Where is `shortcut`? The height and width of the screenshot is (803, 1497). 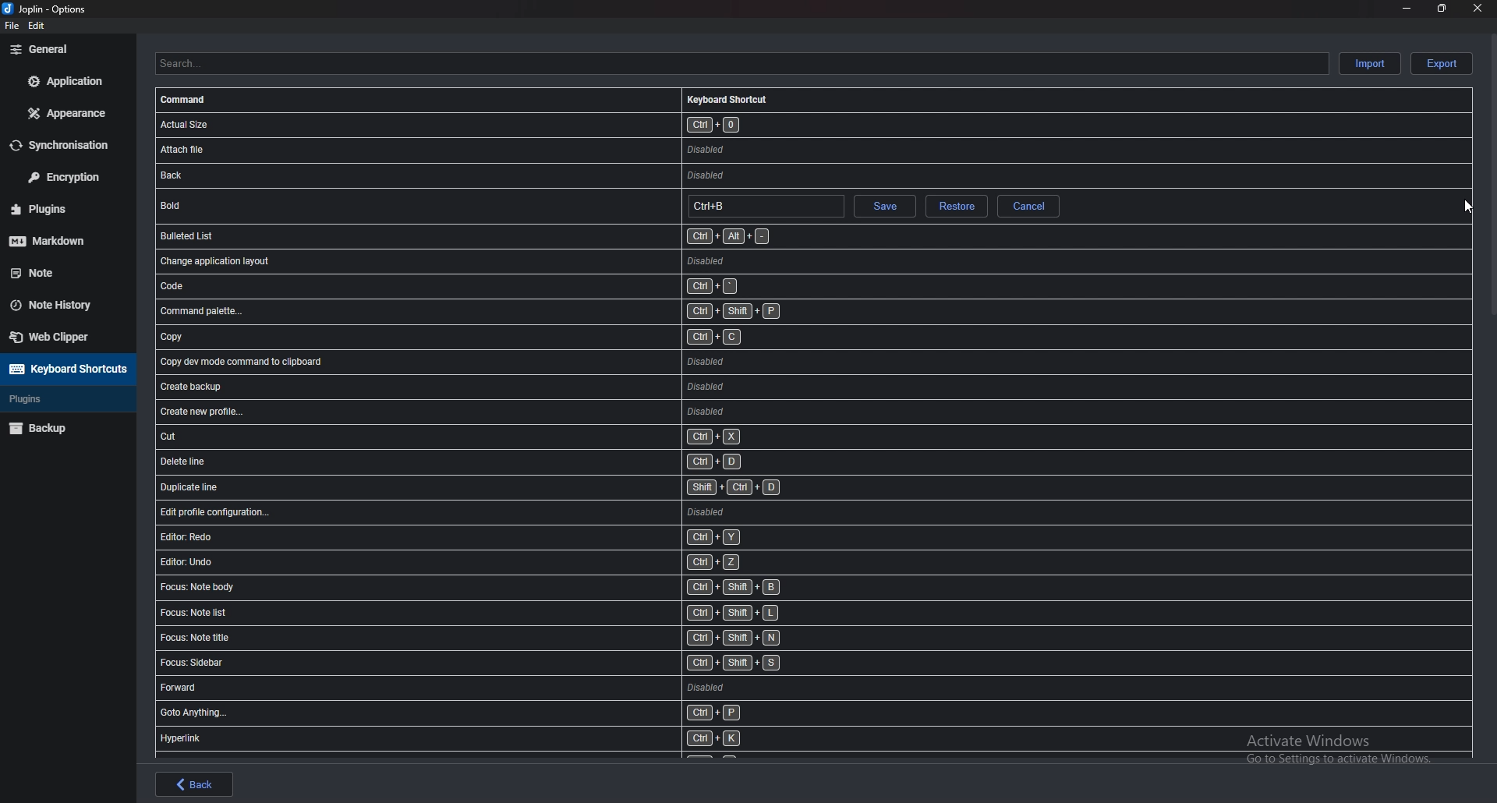 shortcut is located at coordinates (526, 488).